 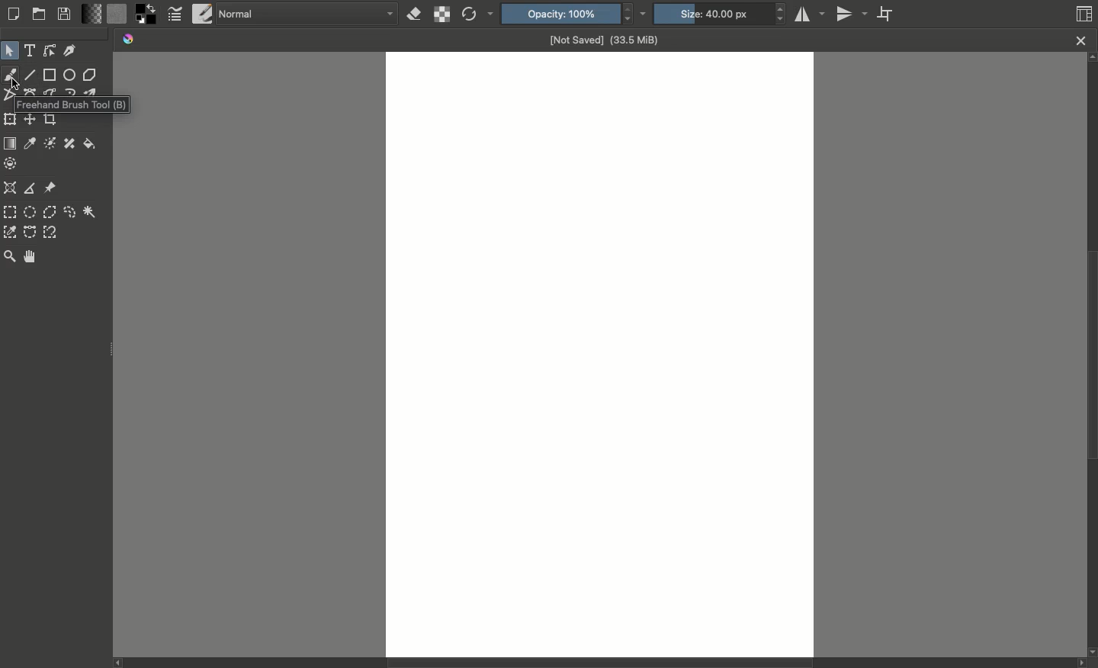 I want to click on Fil, so click(x=90, y=145).